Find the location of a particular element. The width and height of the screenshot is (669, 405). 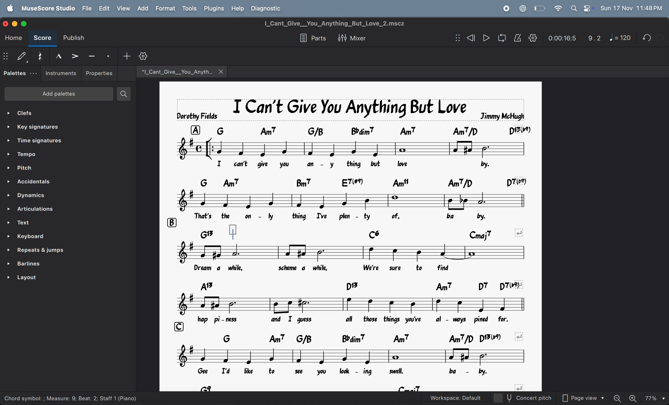

redo is located at coordinates (659, 38).